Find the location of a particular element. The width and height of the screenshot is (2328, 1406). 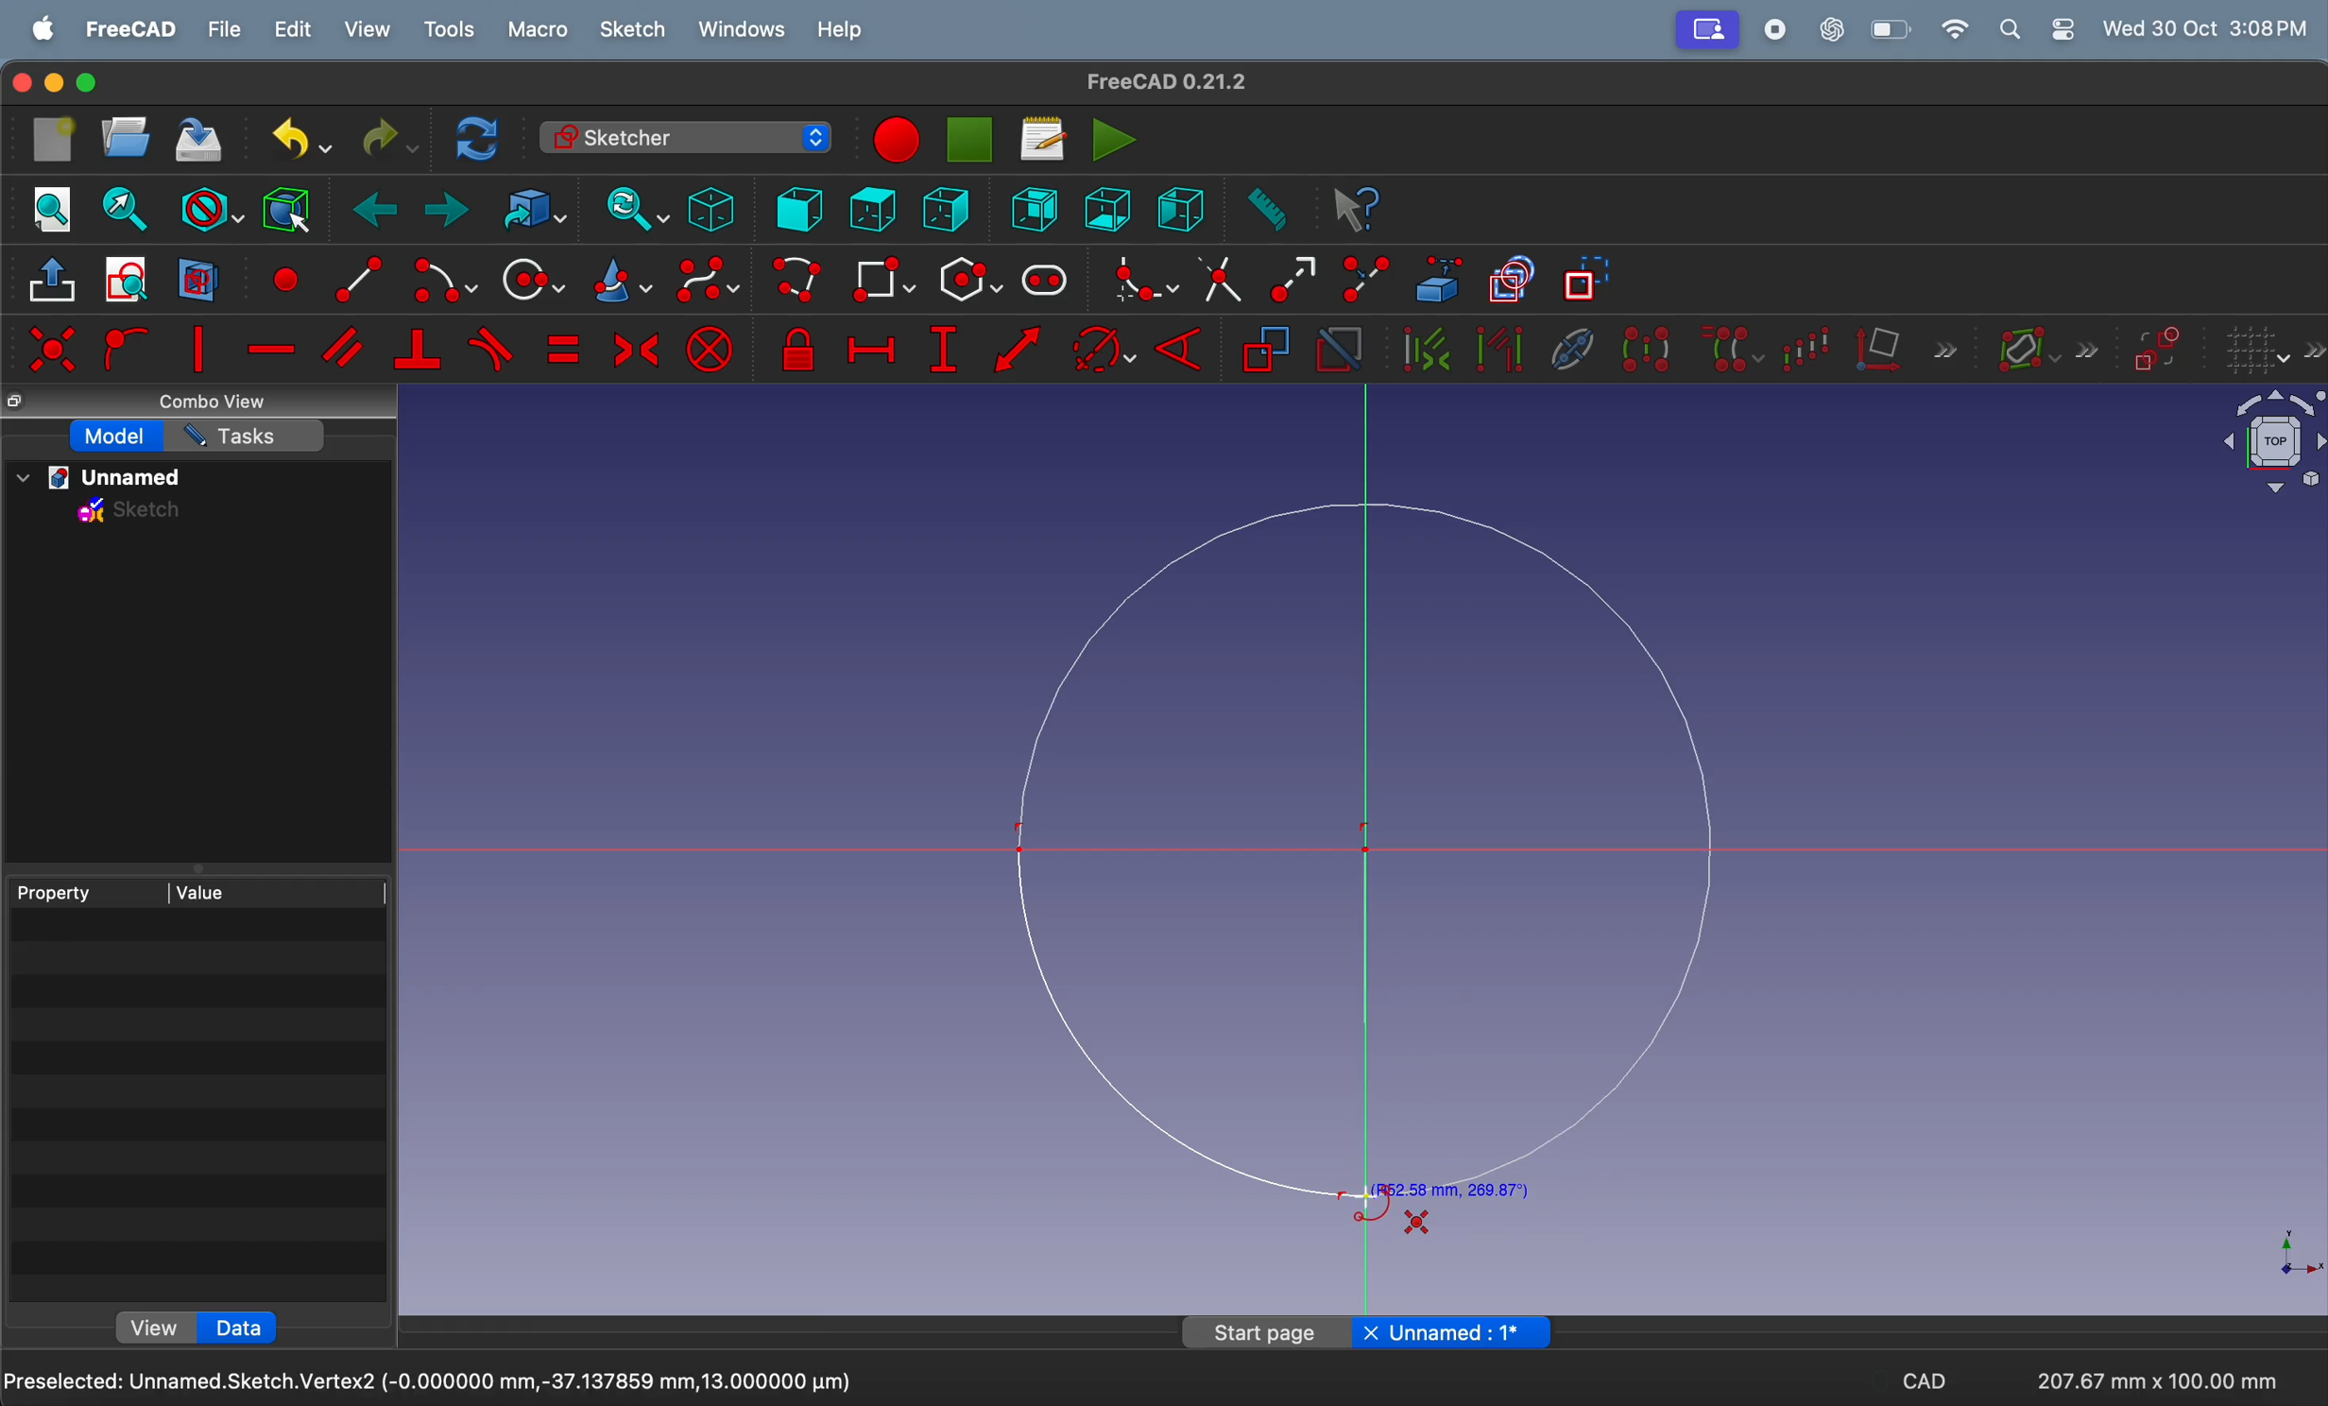

measure distance is located at coordinates (1263, 211).